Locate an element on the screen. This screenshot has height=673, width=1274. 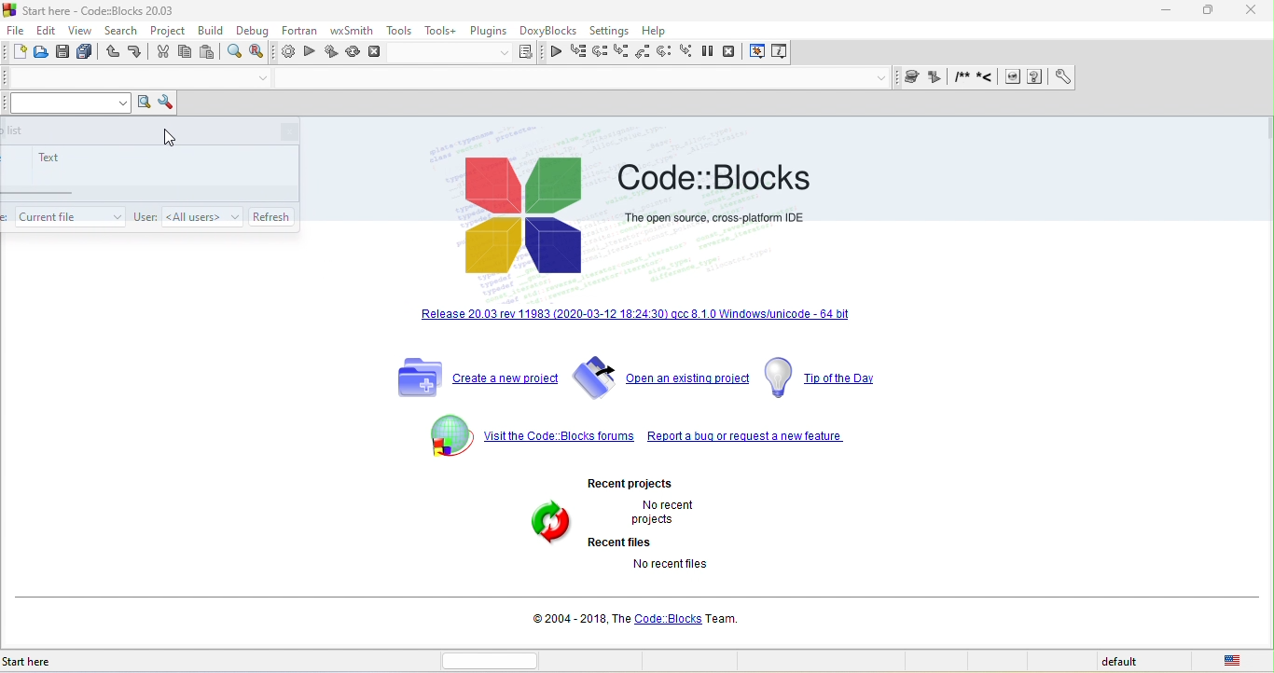
cut is located at coordinates (160, 54).